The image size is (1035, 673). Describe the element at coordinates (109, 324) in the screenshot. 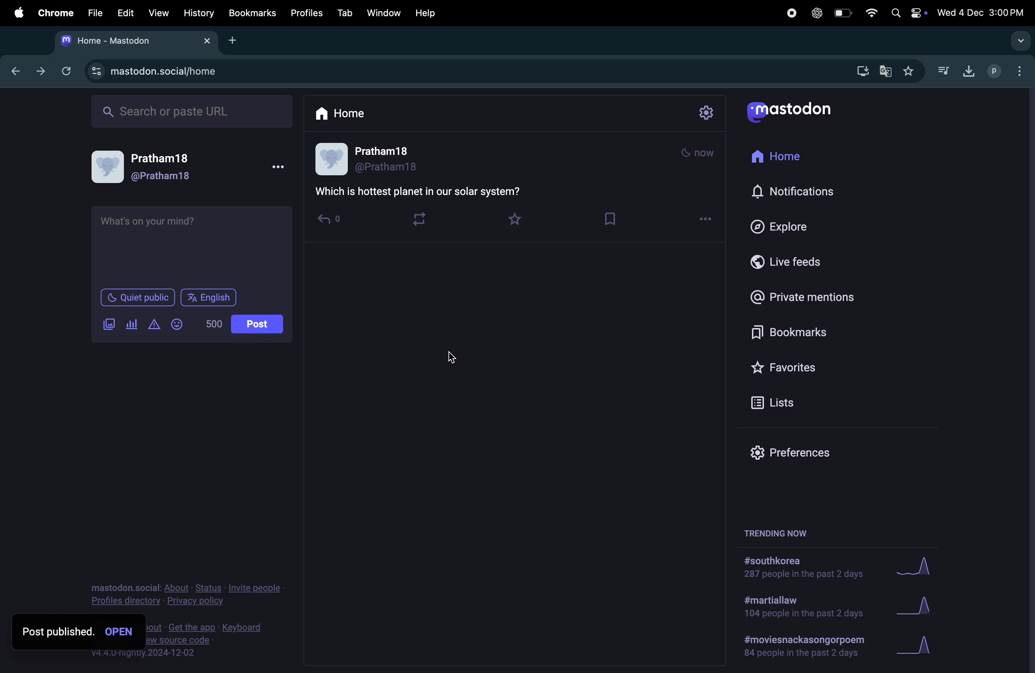

I see `images` at that location.